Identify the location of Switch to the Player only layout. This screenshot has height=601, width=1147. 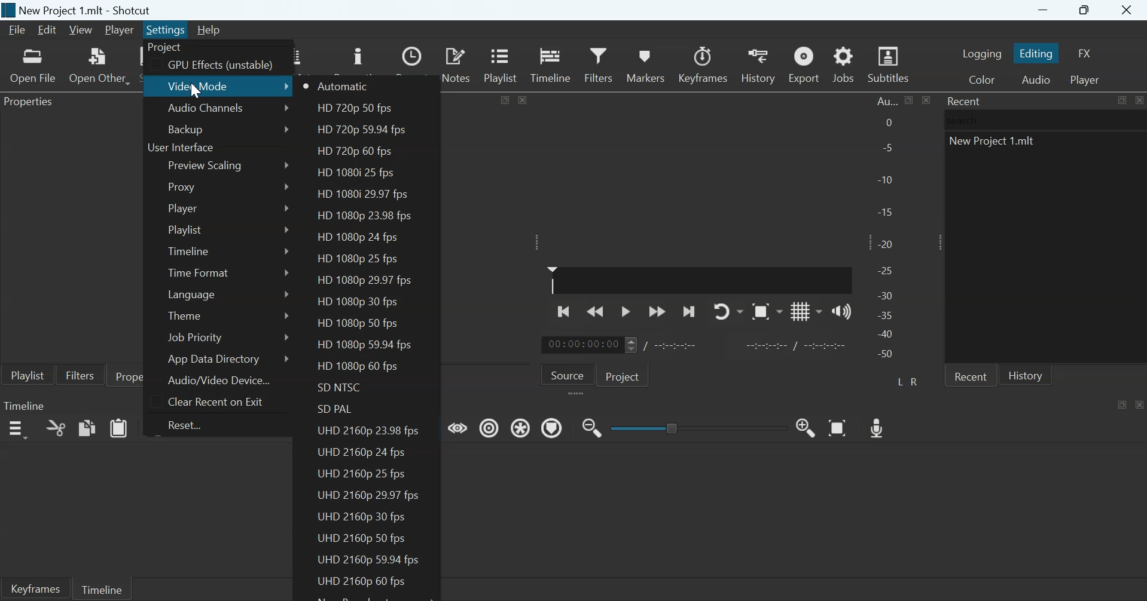
(1087, 80).